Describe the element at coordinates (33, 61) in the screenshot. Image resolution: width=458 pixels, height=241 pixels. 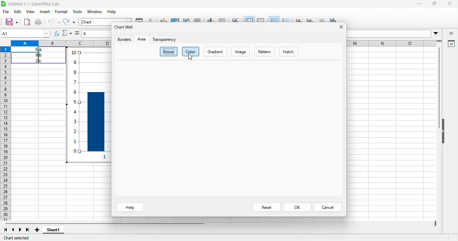
I see `2` at that location.